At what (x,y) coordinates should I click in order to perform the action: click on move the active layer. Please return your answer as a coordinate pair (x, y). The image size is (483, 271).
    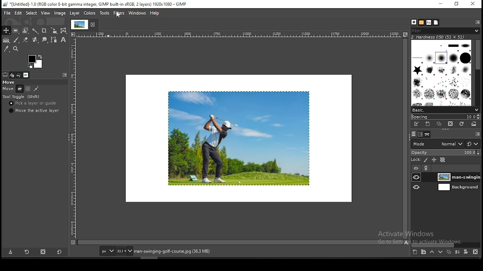
    Looking at the image, I should click on (35, 111).